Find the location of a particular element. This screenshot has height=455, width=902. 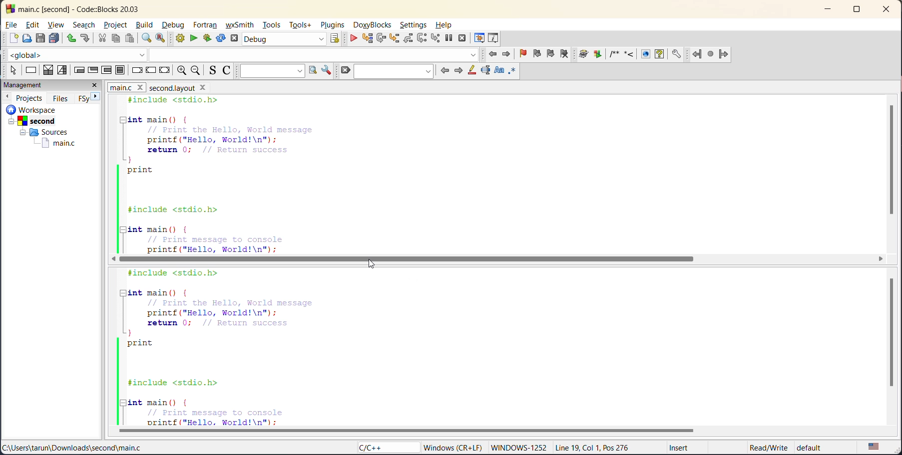

replace is located at coordinates (158, 39).